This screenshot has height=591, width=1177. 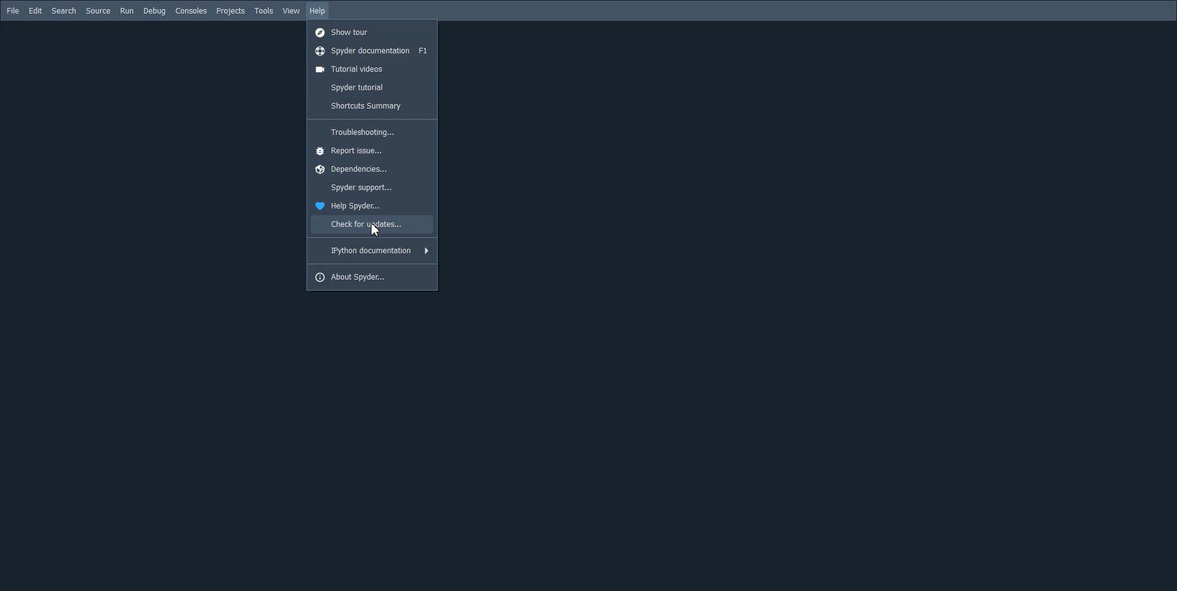 What do you see at coordinates (154, 11) in the screenshot?
I see `Debug` at bounding box center [154, 11].